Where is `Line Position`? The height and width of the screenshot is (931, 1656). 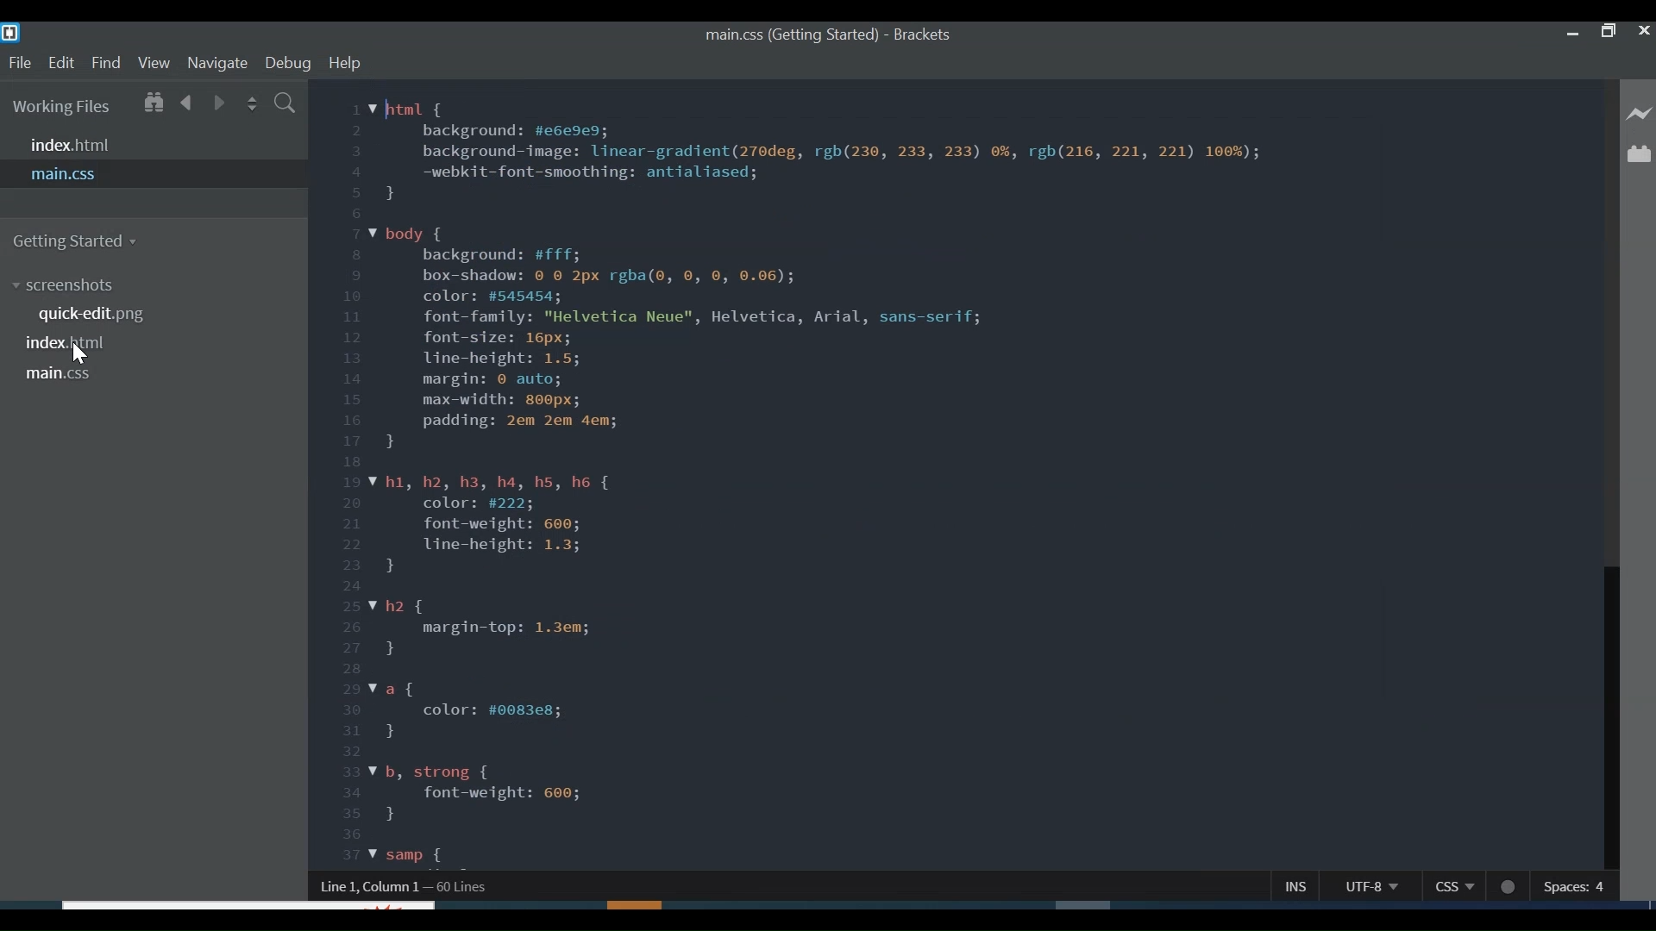 Line Position is located at coordinates (477, 886).